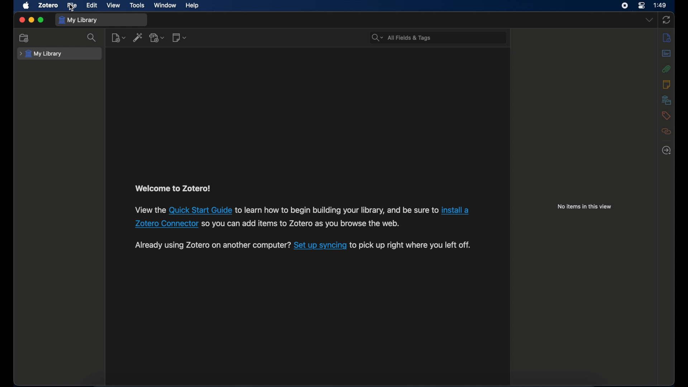  Describe the element at coordinates (437, 37) in the screenshot. I see `All Fields & Tags` at that location.